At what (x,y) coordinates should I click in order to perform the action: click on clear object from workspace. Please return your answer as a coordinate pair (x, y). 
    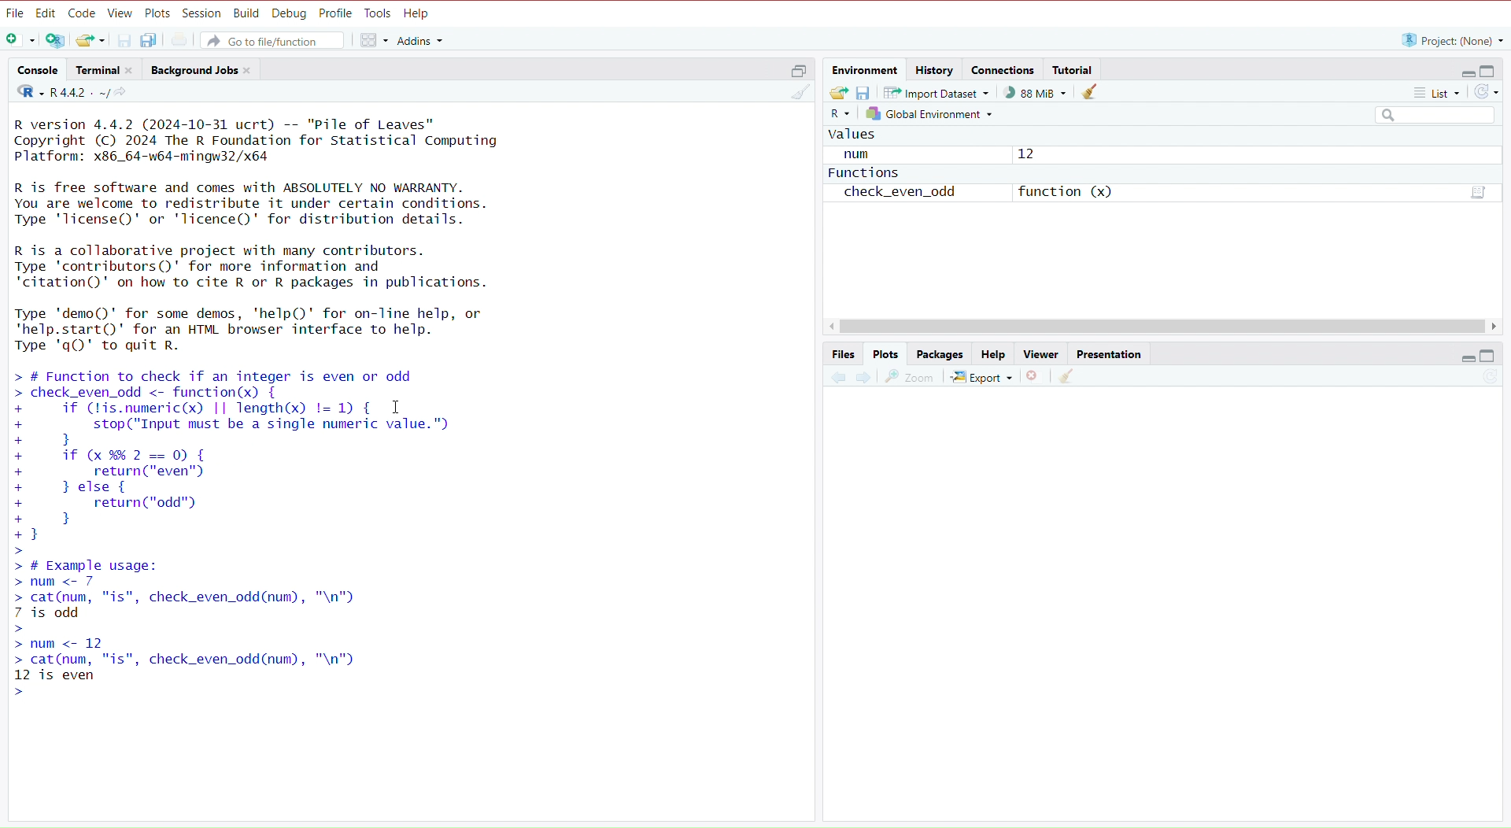
    Looking at the image, I should click on (1092, 94).